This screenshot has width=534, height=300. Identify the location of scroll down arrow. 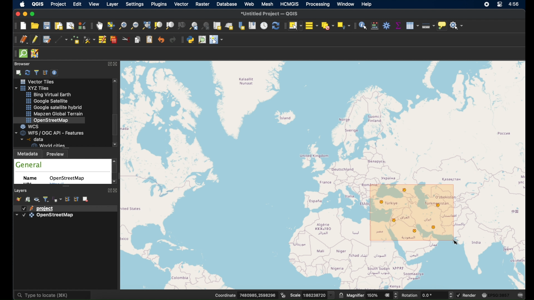
(113, 182).